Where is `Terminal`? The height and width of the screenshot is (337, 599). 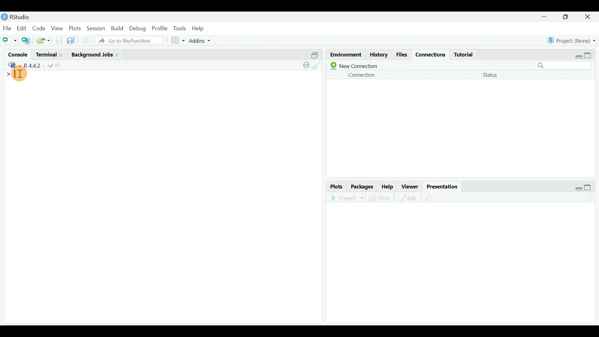 Terminal is located at coordinates (46, 55).